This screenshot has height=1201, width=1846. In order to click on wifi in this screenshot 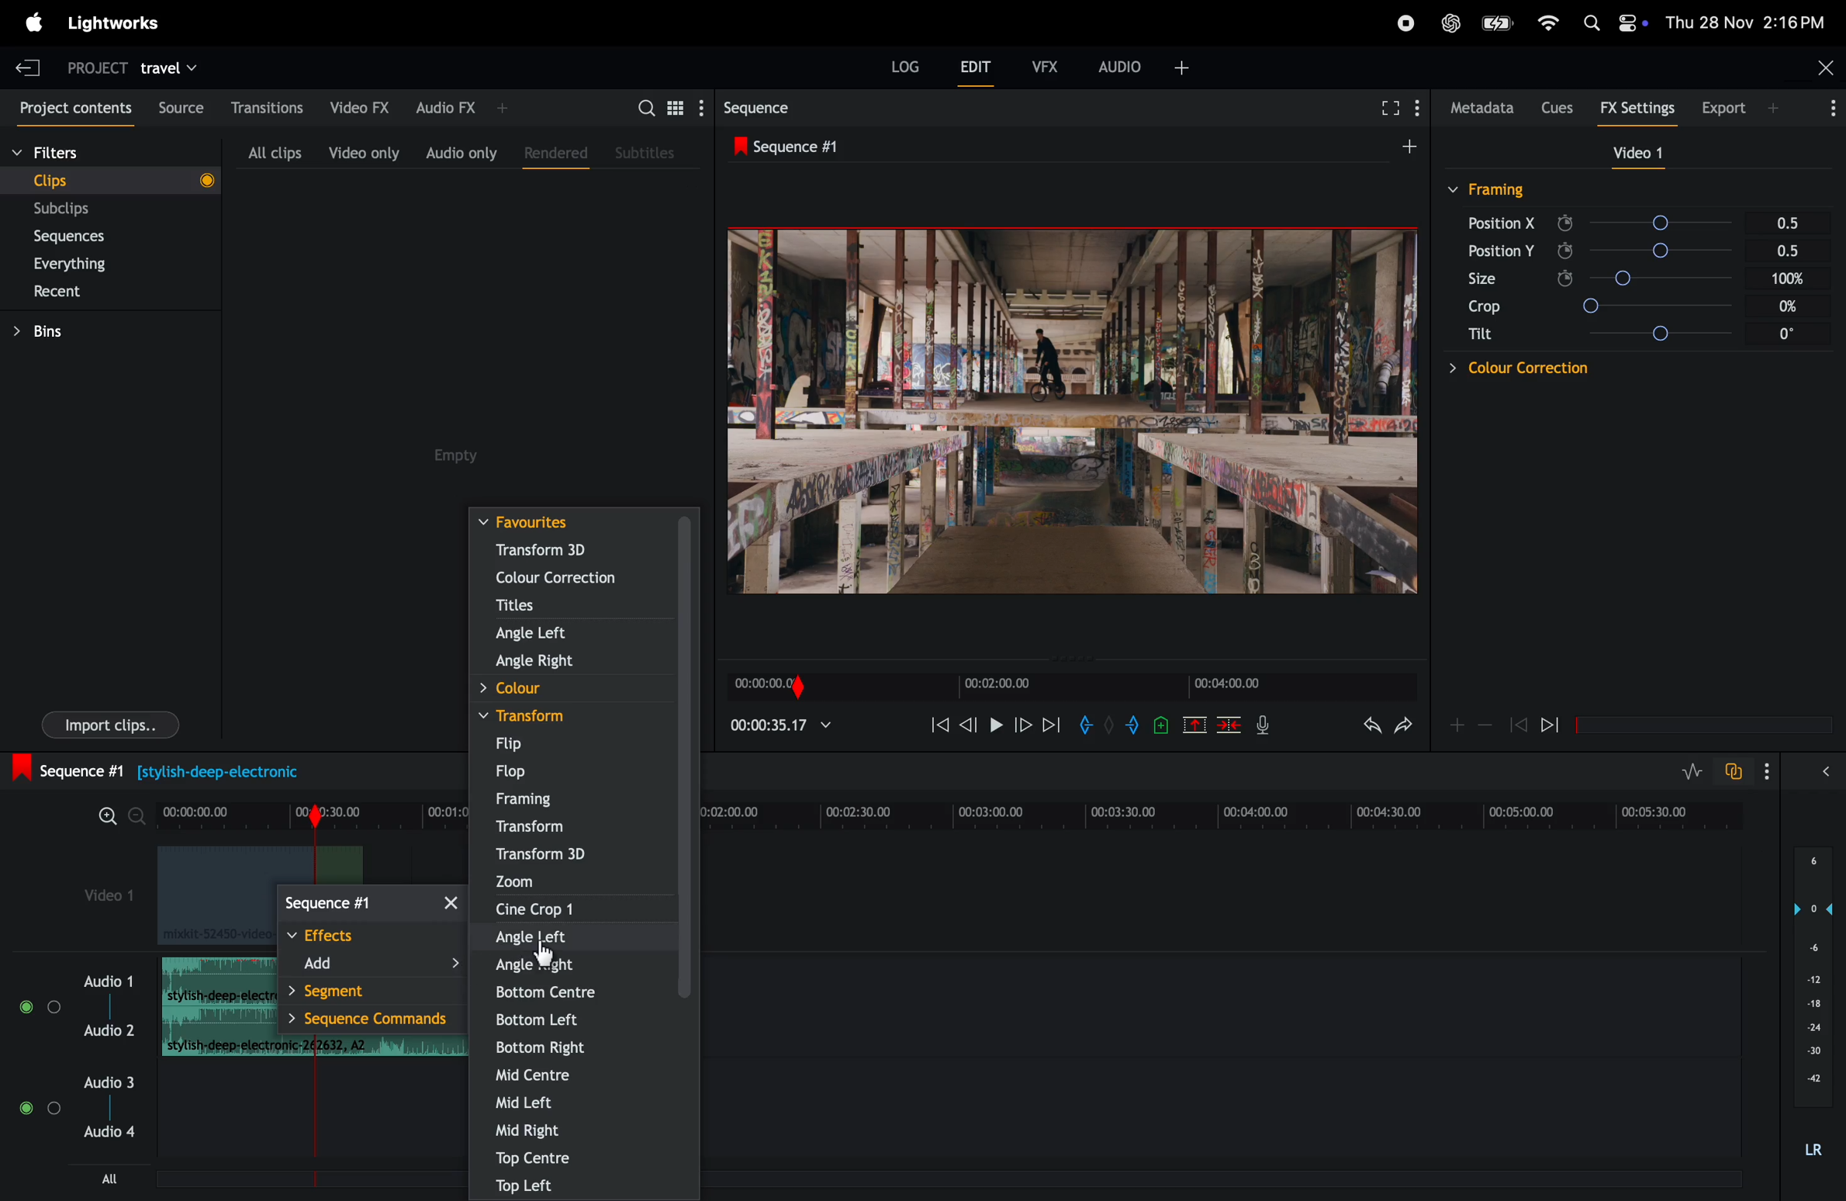, I will do `click(1545, 23)`.